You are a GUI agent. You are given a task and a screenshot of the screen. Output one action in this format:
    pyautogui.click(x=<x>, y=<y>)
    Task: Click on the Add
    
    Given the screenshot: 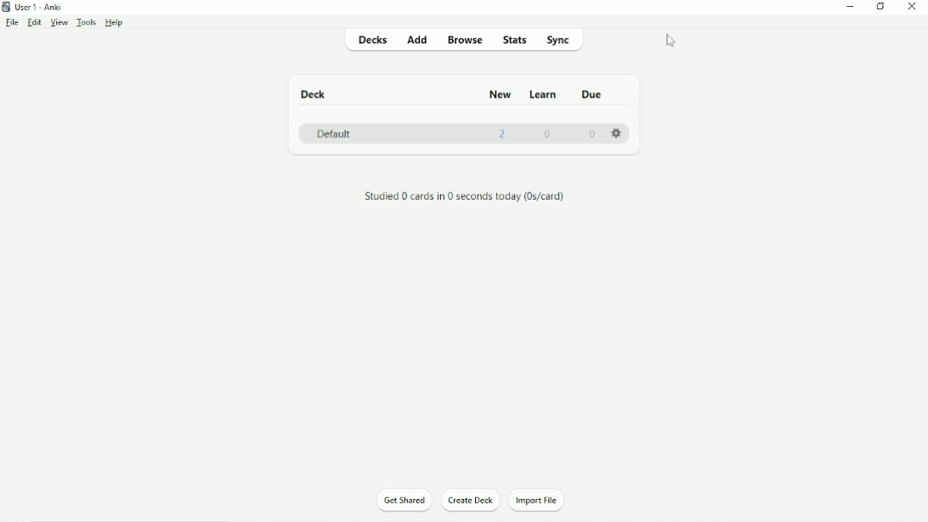 What is the action you would take?
    pyautogui.click(x=417, y=41)
    